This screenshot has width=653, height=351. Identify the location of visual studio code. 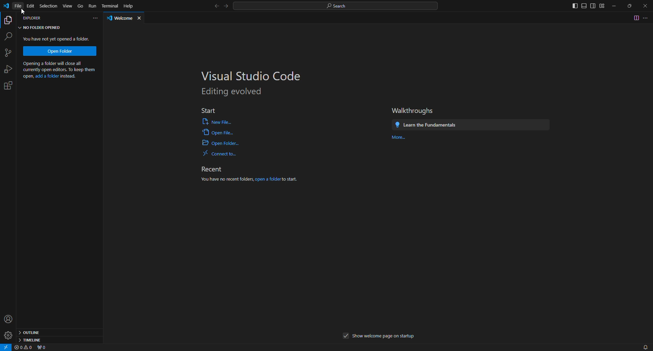
(253, 76).